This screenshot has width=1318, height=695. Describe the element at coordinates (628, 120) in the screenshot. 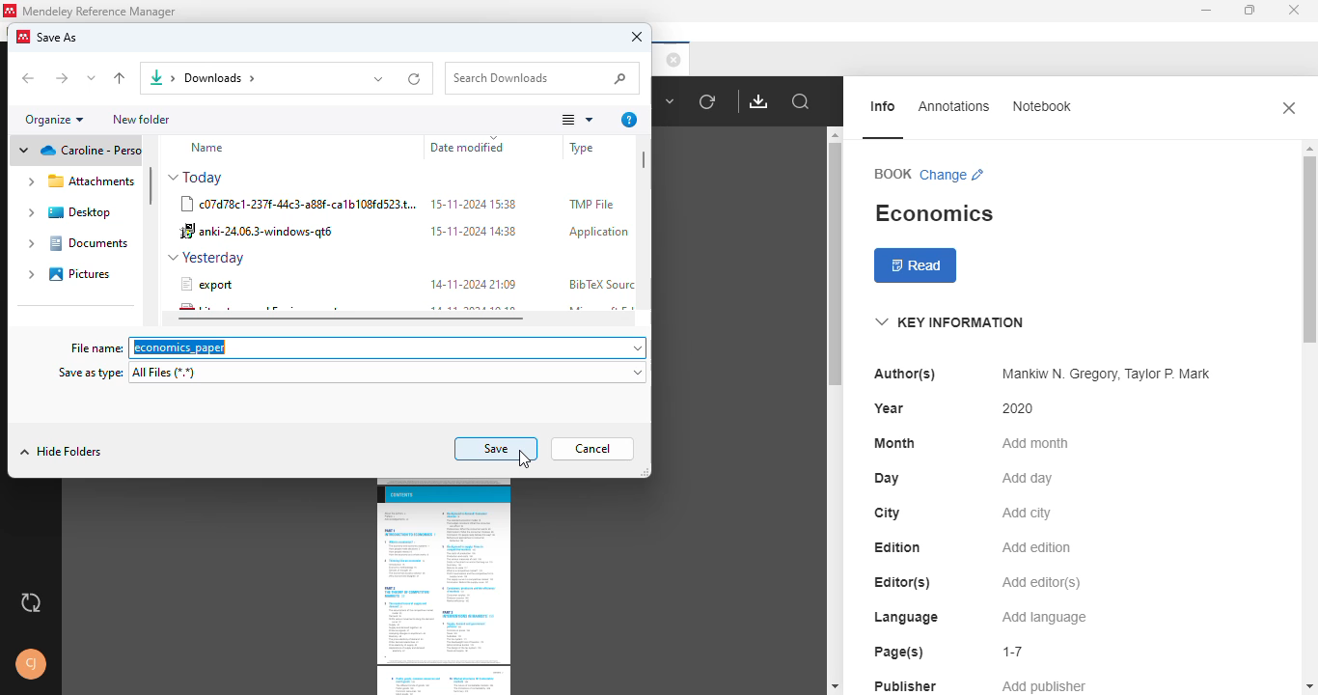

I see `get help` at that location.